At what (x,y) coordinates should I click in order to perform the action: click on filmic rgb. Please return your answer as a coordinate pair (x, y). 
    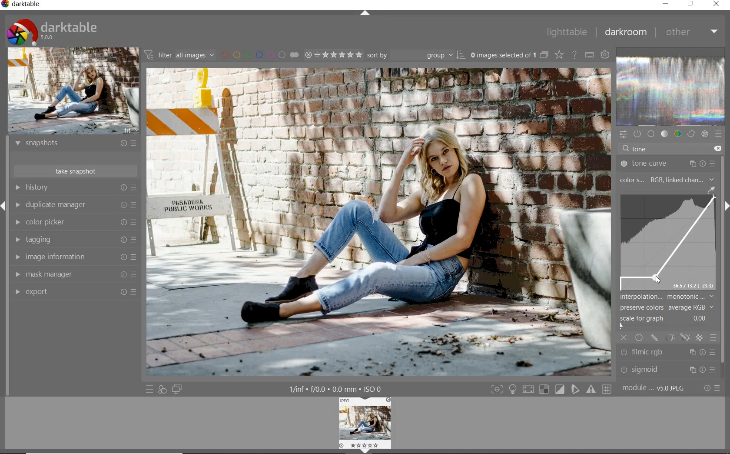
    Looking at the image, I should click on (668, 353).